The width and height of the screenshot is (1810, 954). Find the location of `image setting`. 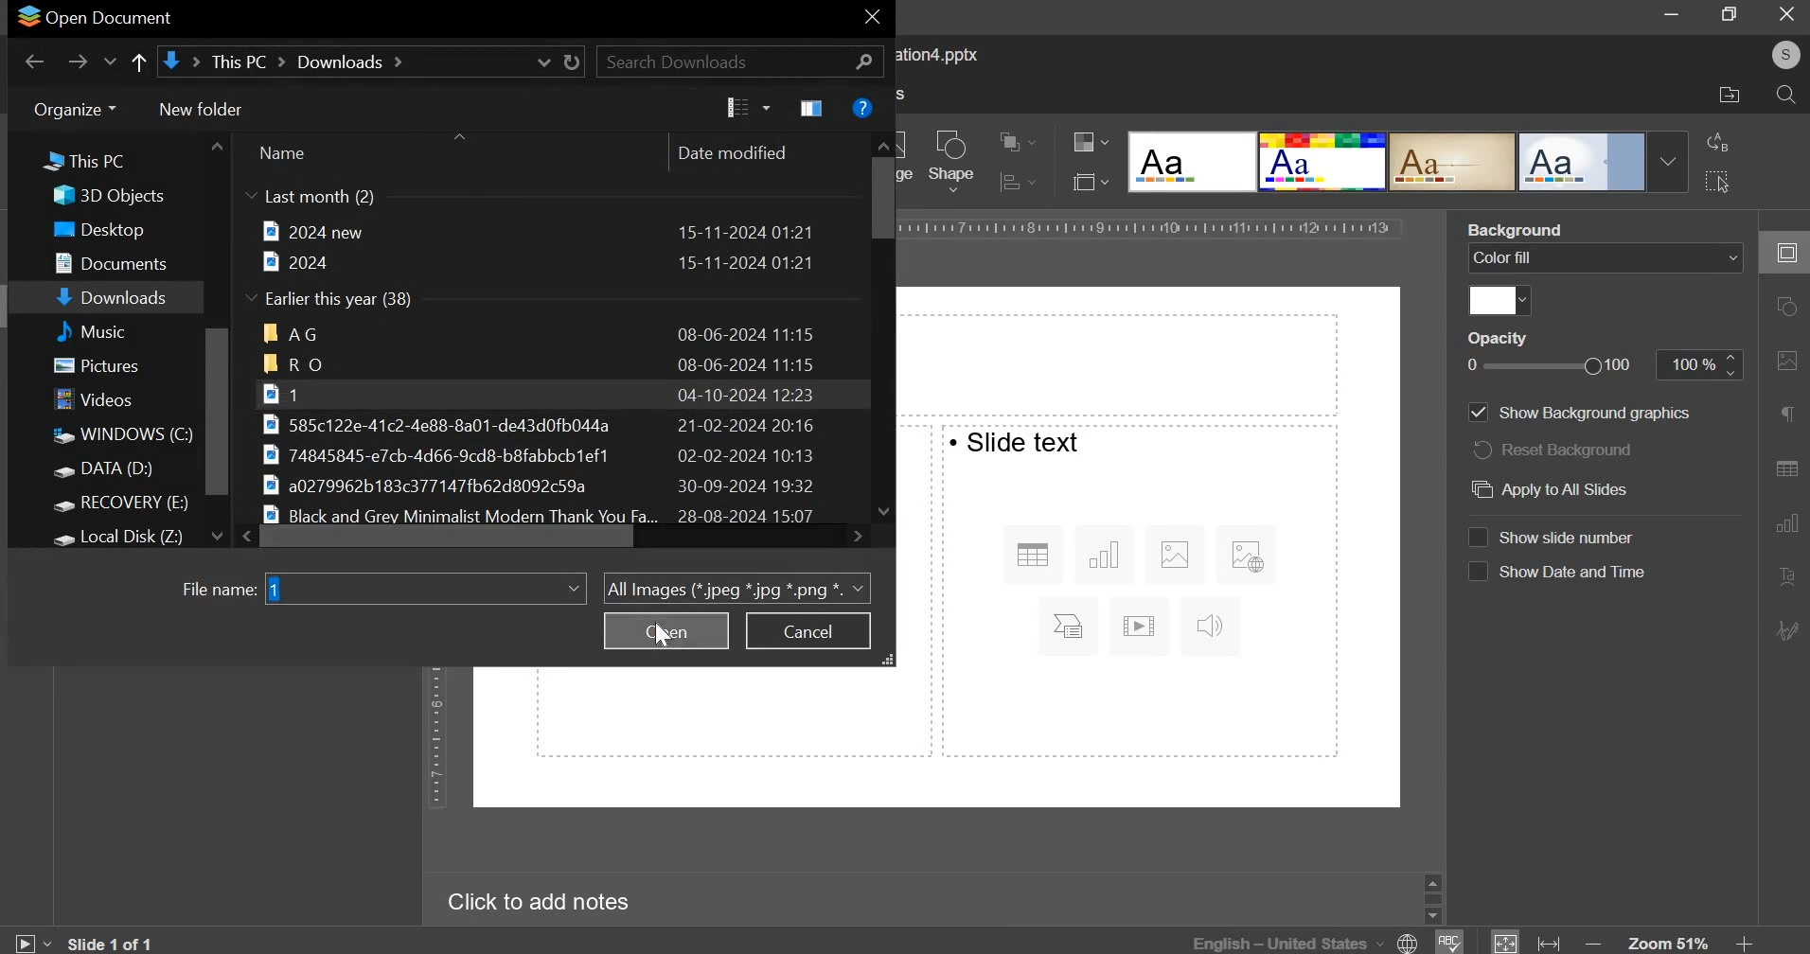

image setting is located at coordinates (1783, 361).